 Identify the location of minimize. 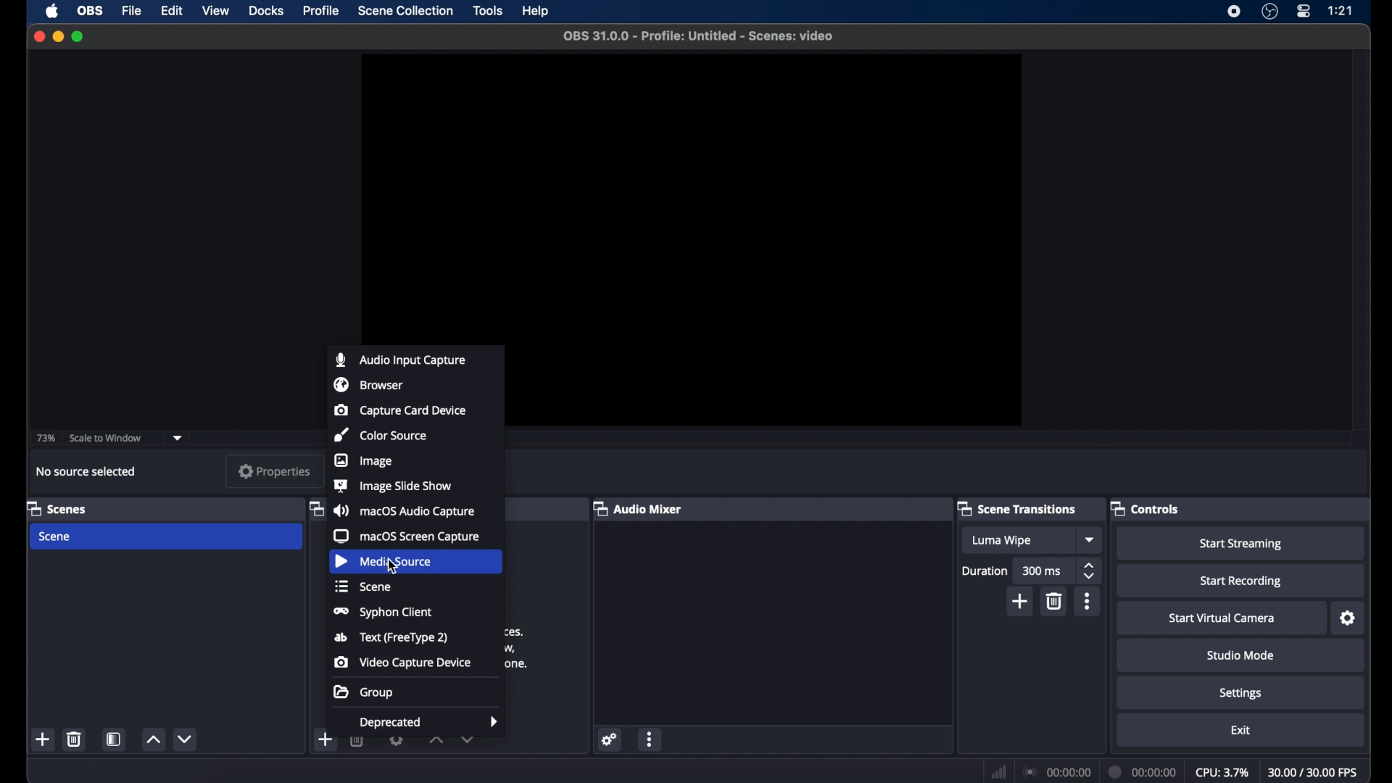
(57, 36).